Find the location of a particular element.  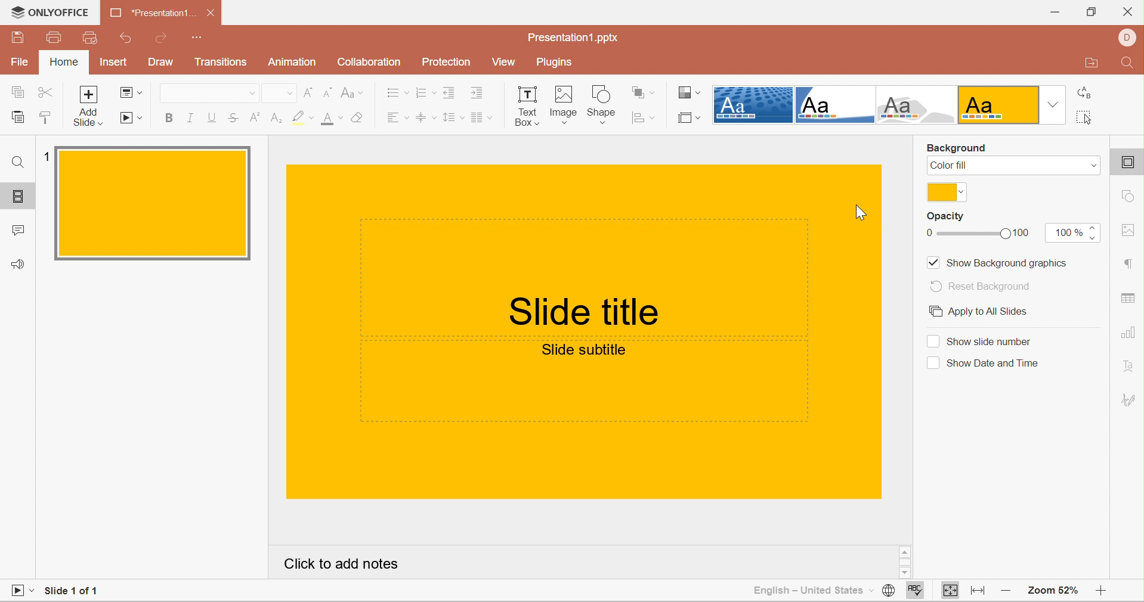

Vertical Align is located at coordinates (426, 119).